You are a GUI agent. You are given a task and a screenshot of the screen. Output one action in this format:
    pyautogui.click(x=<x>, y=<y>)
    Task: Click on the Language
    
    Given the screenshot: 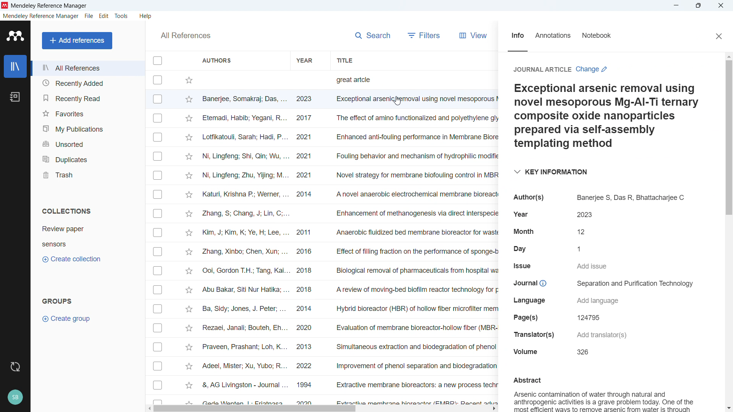 What is the action you would take?
    pyautogui.click(x=527, y=301)
    